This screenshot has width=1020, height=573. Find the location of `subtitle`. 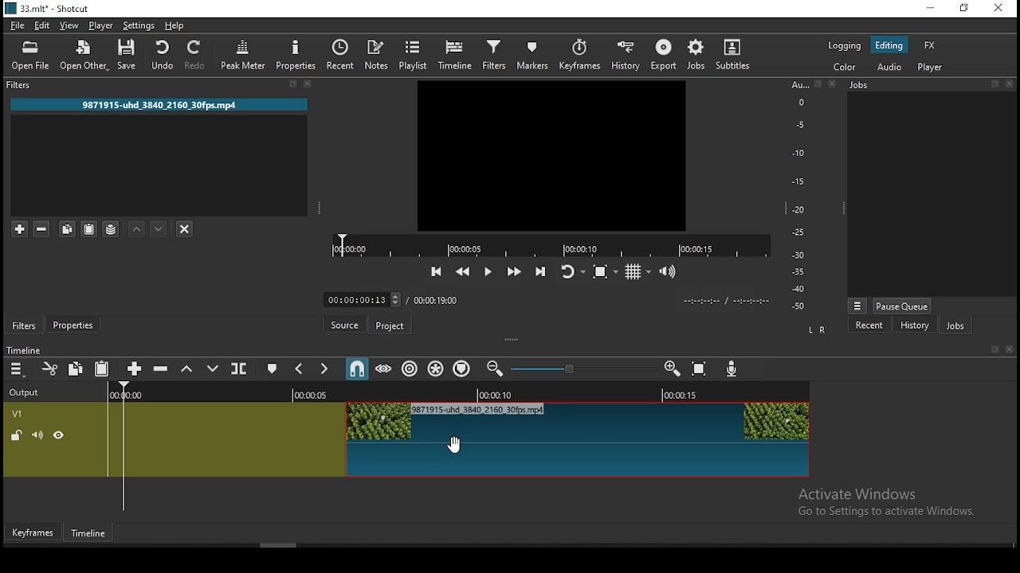

subtitle is located at coordinates (736, 54).